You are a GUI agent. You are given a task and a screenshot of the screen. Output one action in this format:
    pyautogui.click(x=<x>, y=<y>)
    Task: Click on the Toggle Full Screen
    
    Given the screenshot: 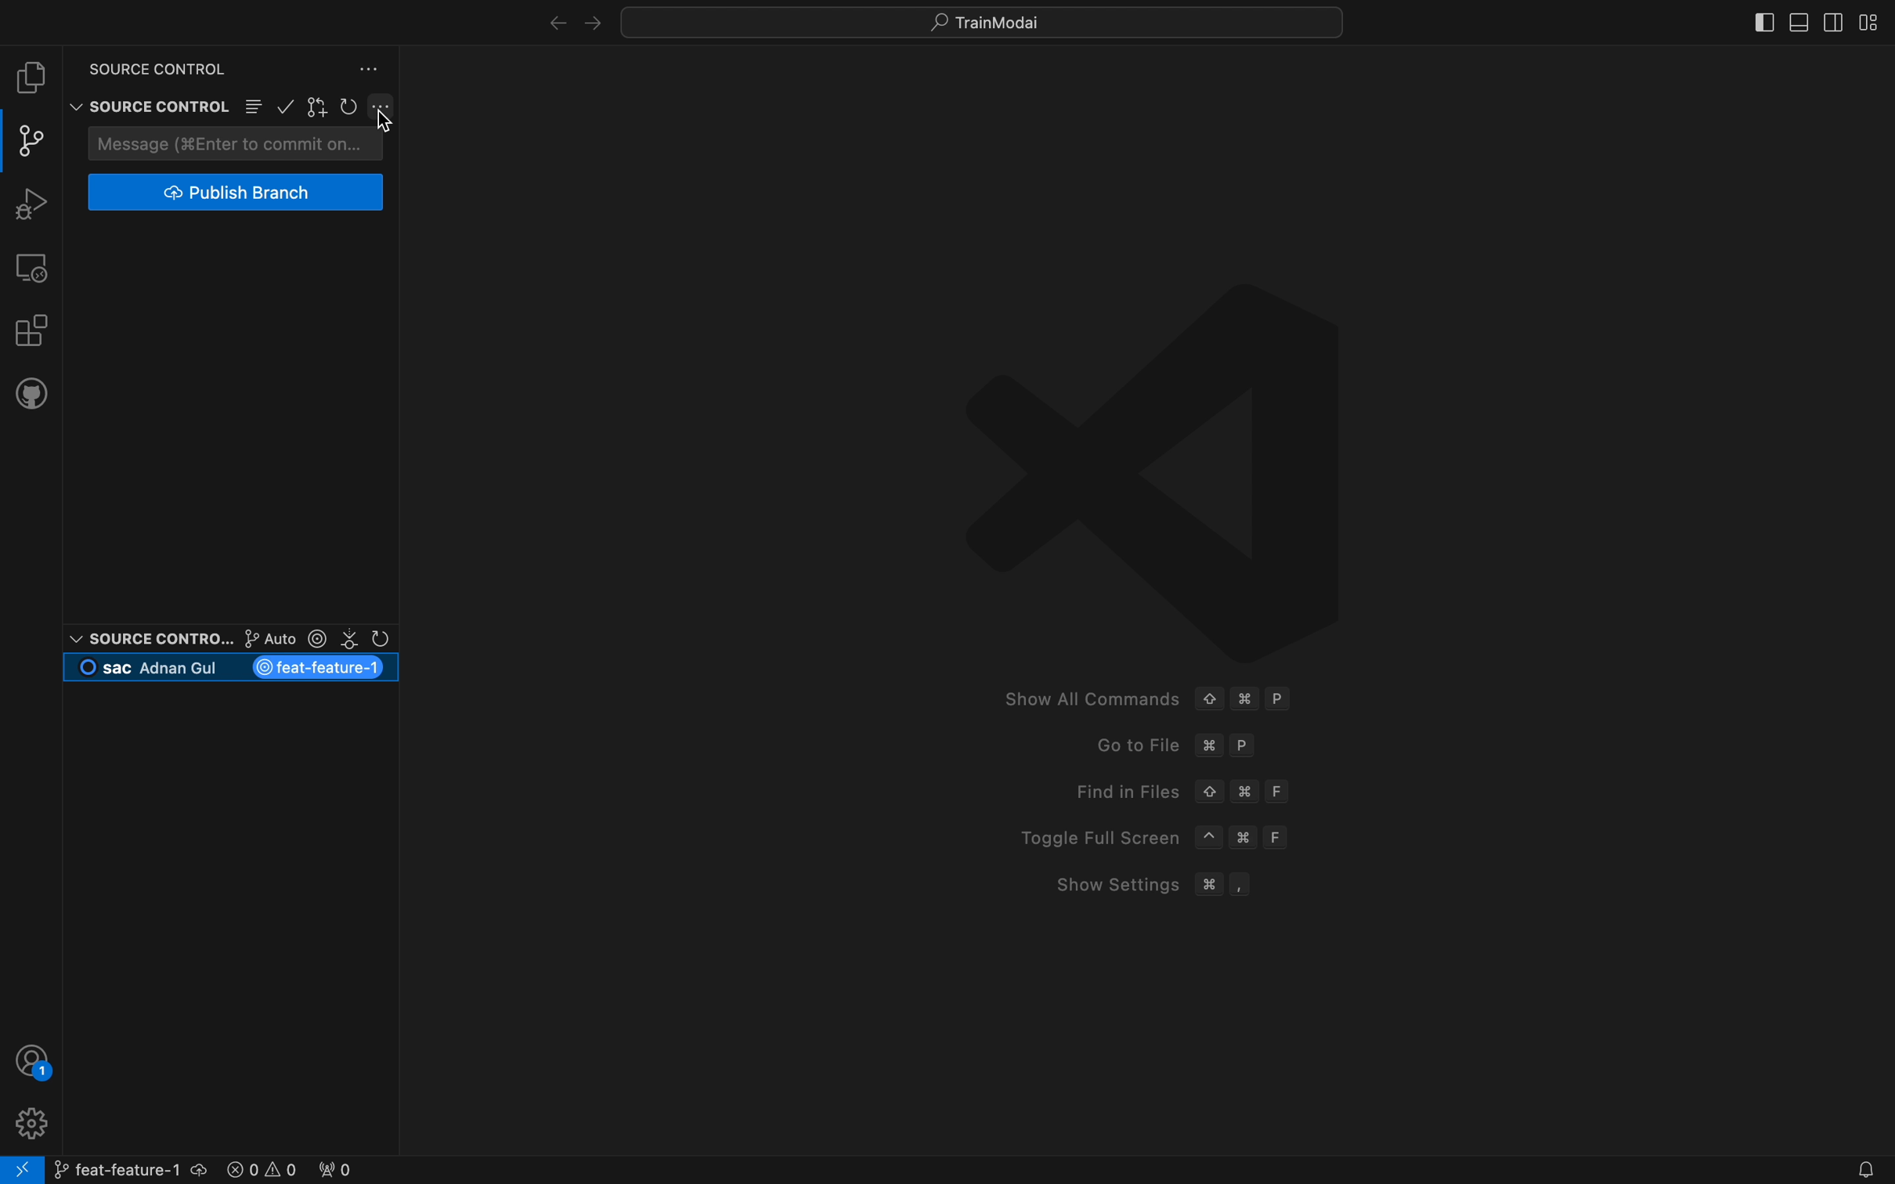 What is the action you would take?
    pyautogui.click(x=1089, y=838)
    